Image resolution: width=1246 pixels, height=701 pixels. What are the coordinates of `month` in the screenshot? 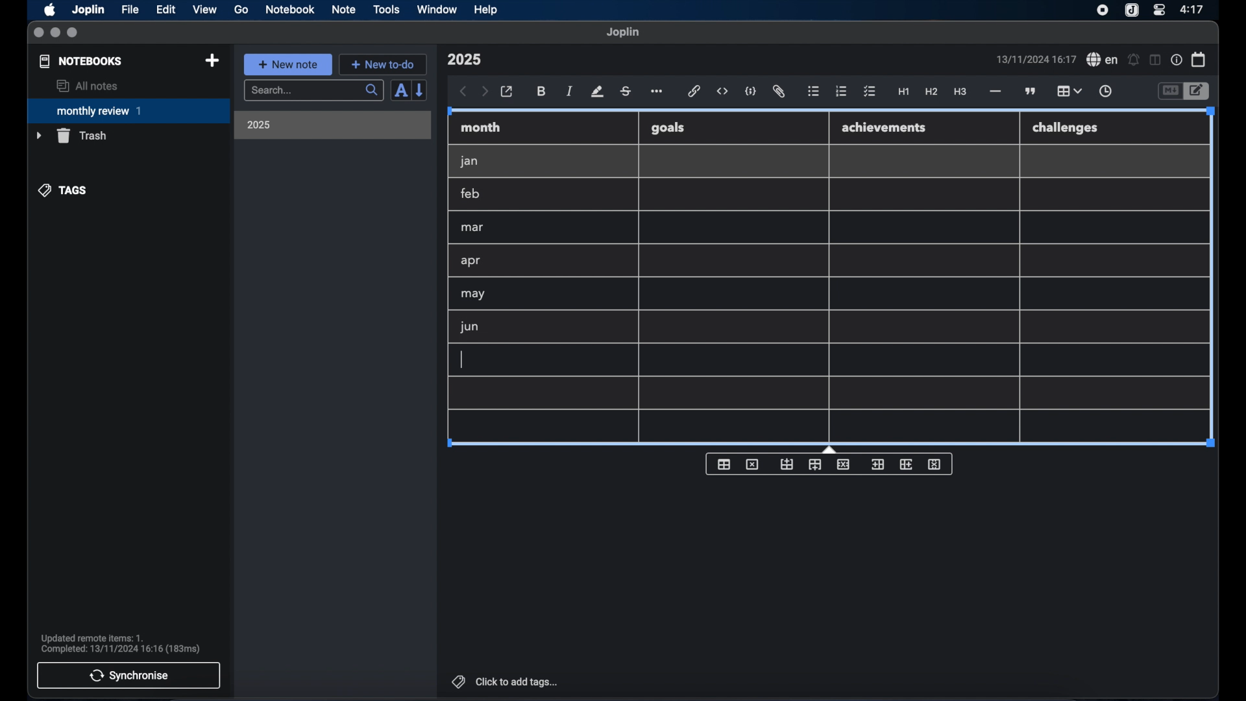 It's located at (481, 127).